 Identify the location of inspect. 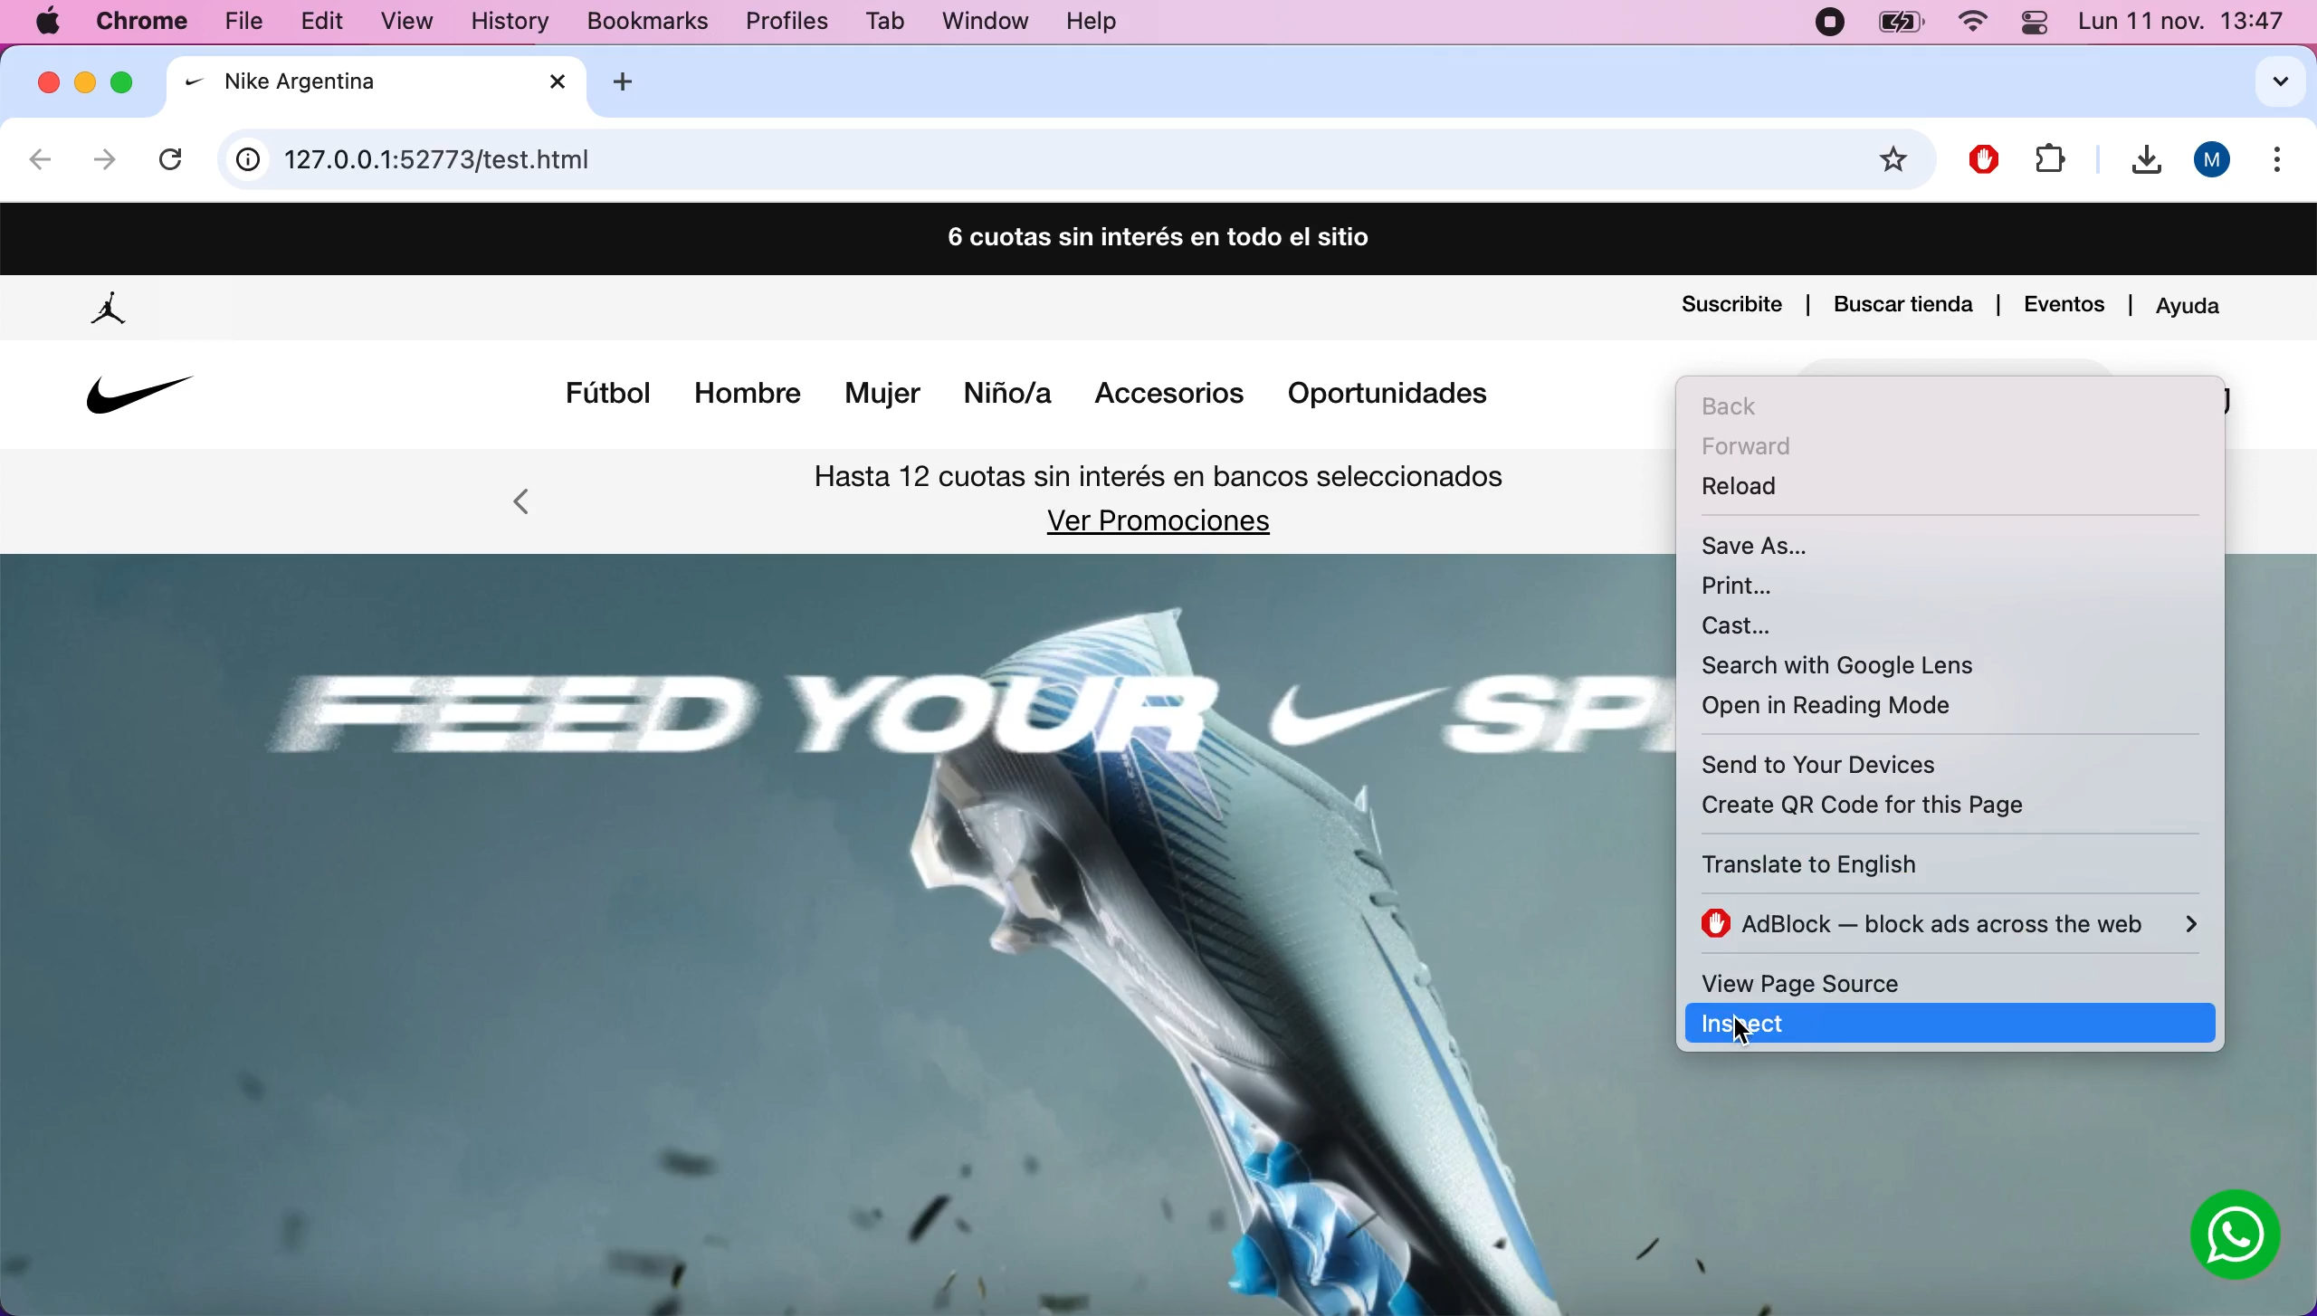
(1984, 1024).